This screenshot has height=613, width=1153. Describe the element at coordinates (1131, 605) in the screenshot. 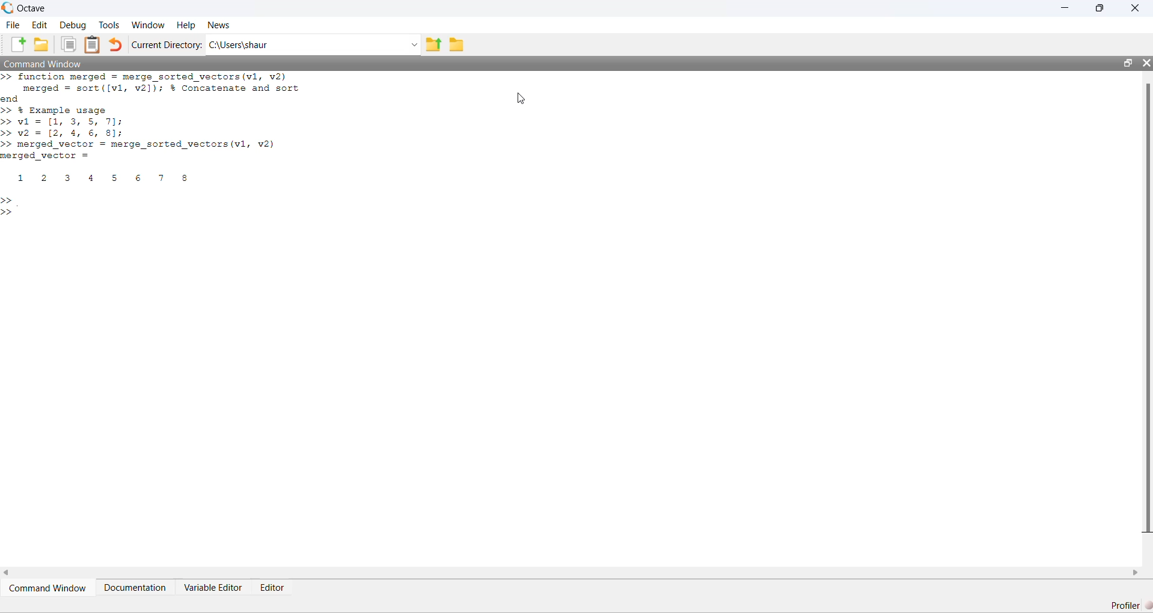

I see `Profiler` at that location.